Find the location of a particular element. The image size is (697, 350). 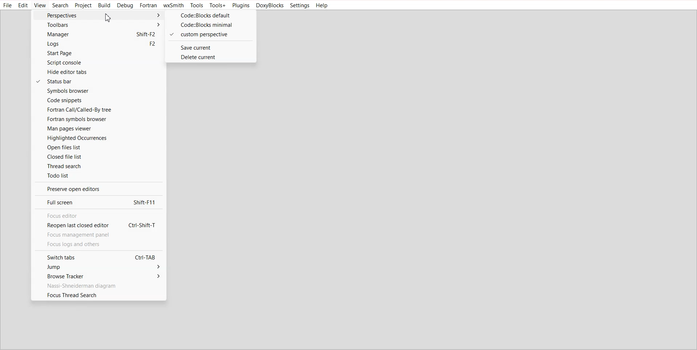

Debug is located at coordinates (126, 6).